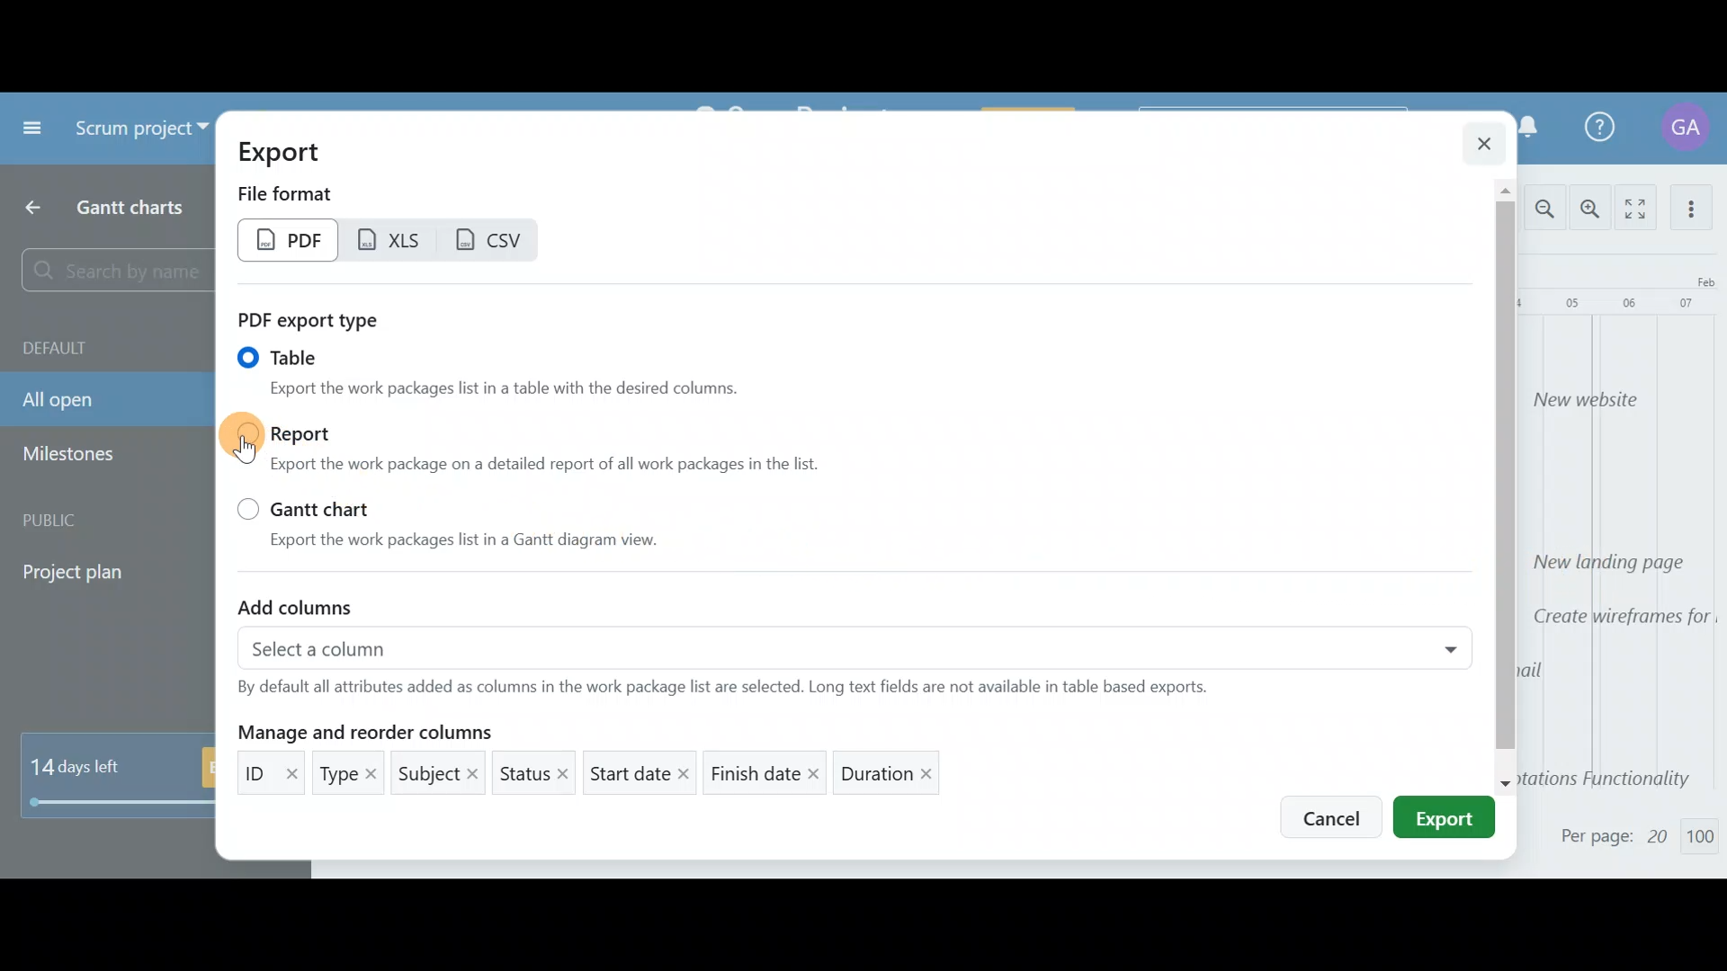  Describe the element at coordinates (1509, 482) in the screenshot. I see `Scroll bar` at that location.